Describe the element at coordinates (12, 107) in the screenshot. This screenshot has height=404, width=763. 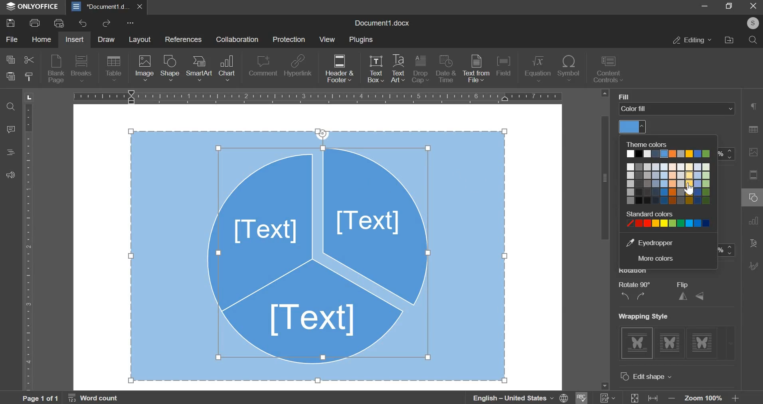
I see `Search and replace tool` at that location.